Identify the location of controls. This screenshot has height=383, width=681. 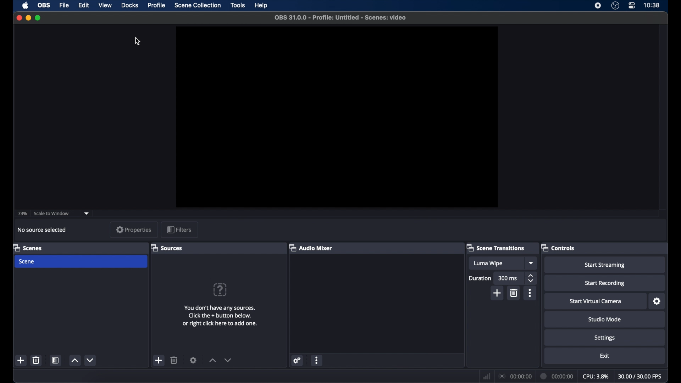
(558, 248).